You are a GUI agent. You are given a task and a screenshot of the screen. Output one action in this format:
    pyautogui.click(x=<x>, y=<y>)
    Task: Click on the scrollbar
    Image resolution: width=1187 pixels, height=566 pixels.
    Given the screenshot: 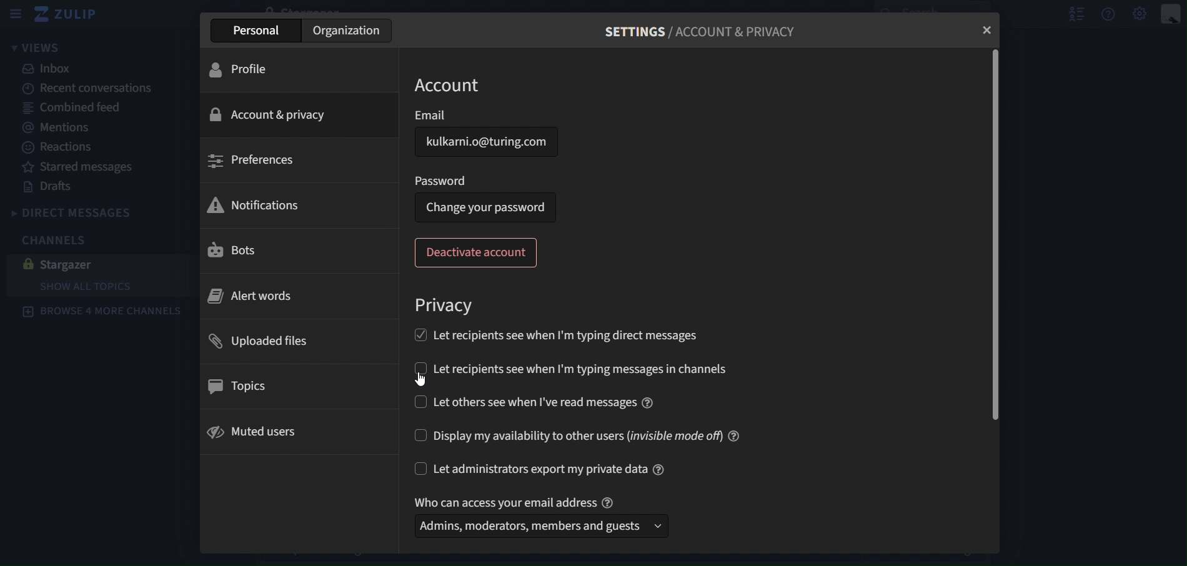 What is the action you would take?
    pyautogui.click(x=994, y=234)
    